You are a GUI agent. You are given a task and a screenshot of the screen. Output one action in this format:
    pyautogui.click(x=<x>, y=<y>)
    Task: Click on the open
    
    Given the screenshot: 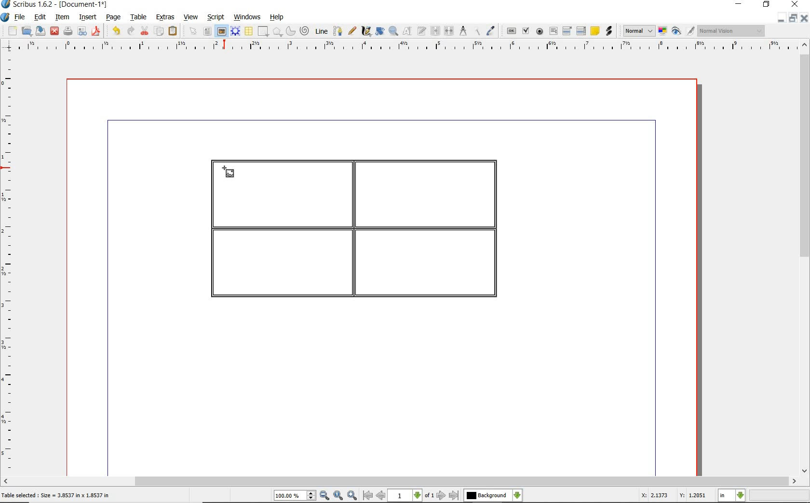 What is the action you would take?
    pyautogui.click(x=27, y=31)
    